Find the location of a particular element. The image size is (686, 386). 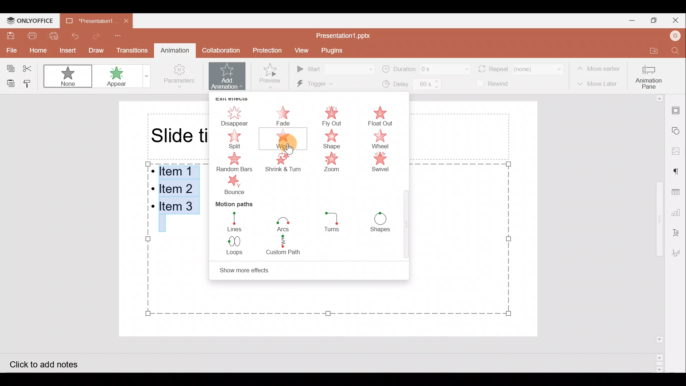

Rewind is located at coordinates (495, 84).